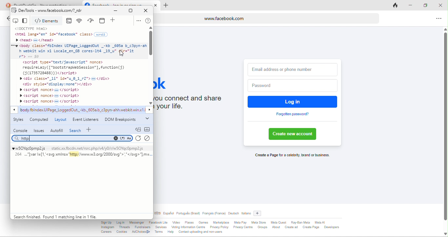  Describe the element at coordinates (138, 129) in the screenshot. I see `doc quick view` at that location.